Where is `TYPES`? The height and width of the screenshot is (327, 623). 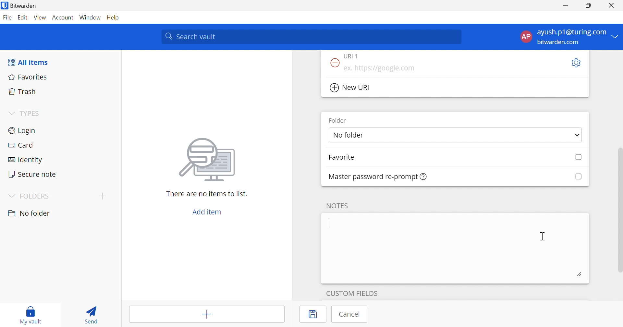 TYPES is located at coordinates (31, 115).